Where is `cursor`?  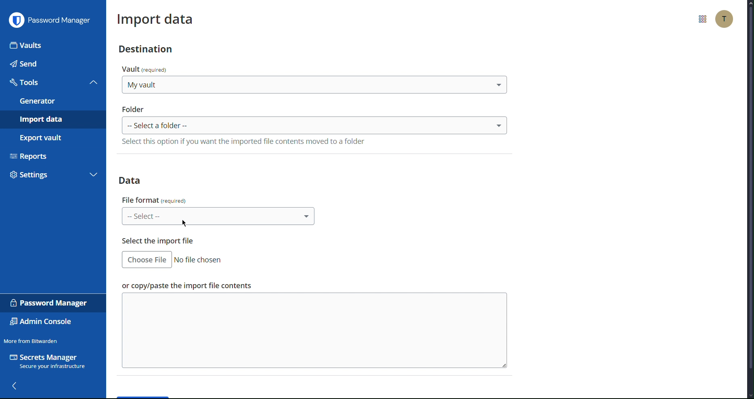
cursor is located at coordinates (185, 223).